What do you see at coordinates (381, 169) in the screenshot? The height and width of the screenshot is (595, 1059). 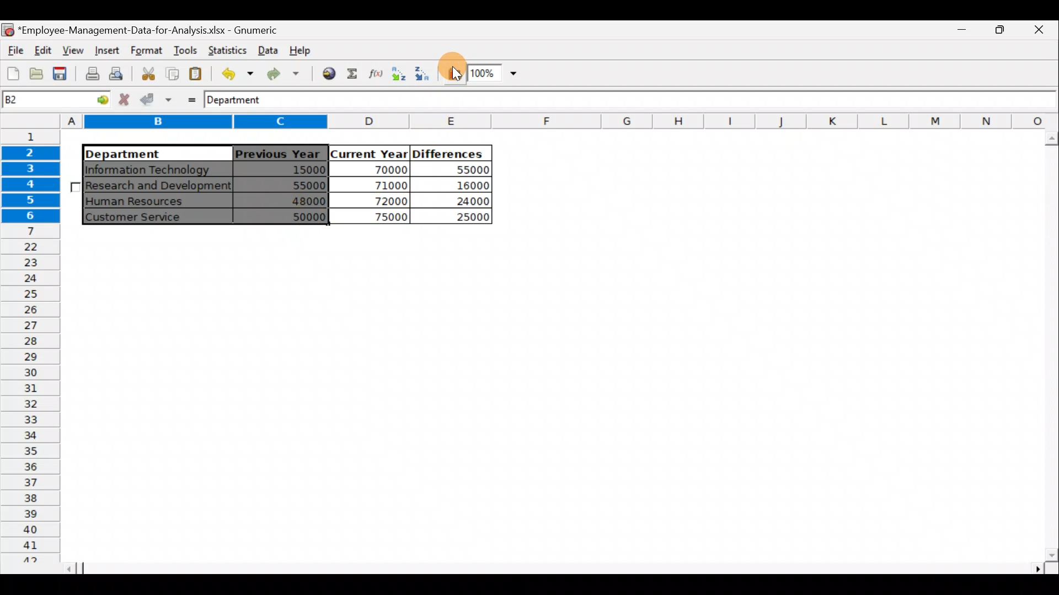 I see `70000` at bounding box center [381, 169].